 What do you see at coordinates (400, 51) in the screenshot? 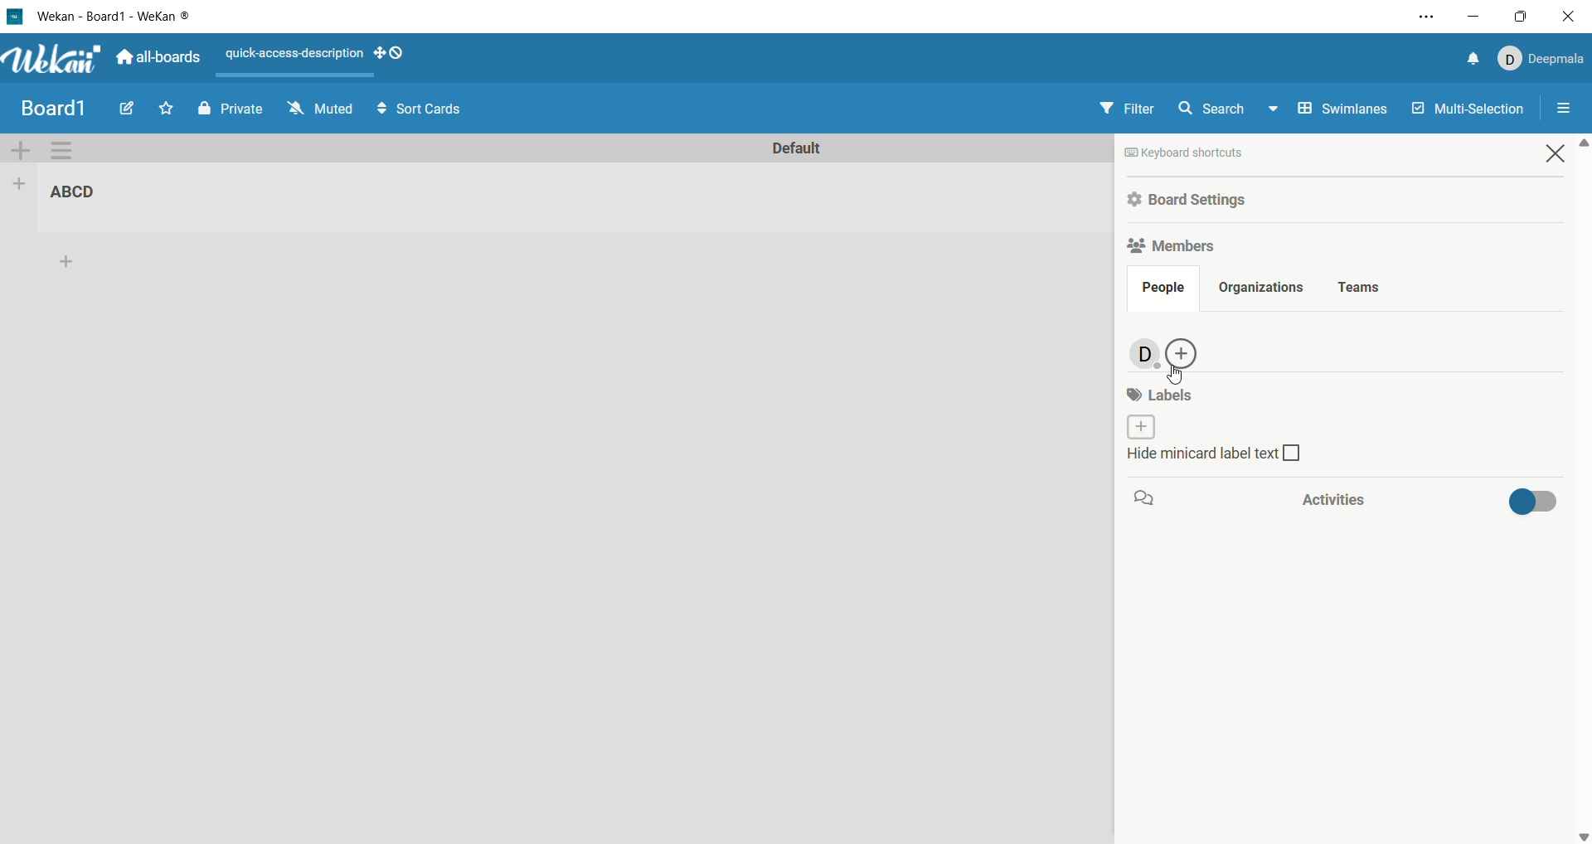
I see `show-desktop-drag-handles` at bounding box center [400, 51].